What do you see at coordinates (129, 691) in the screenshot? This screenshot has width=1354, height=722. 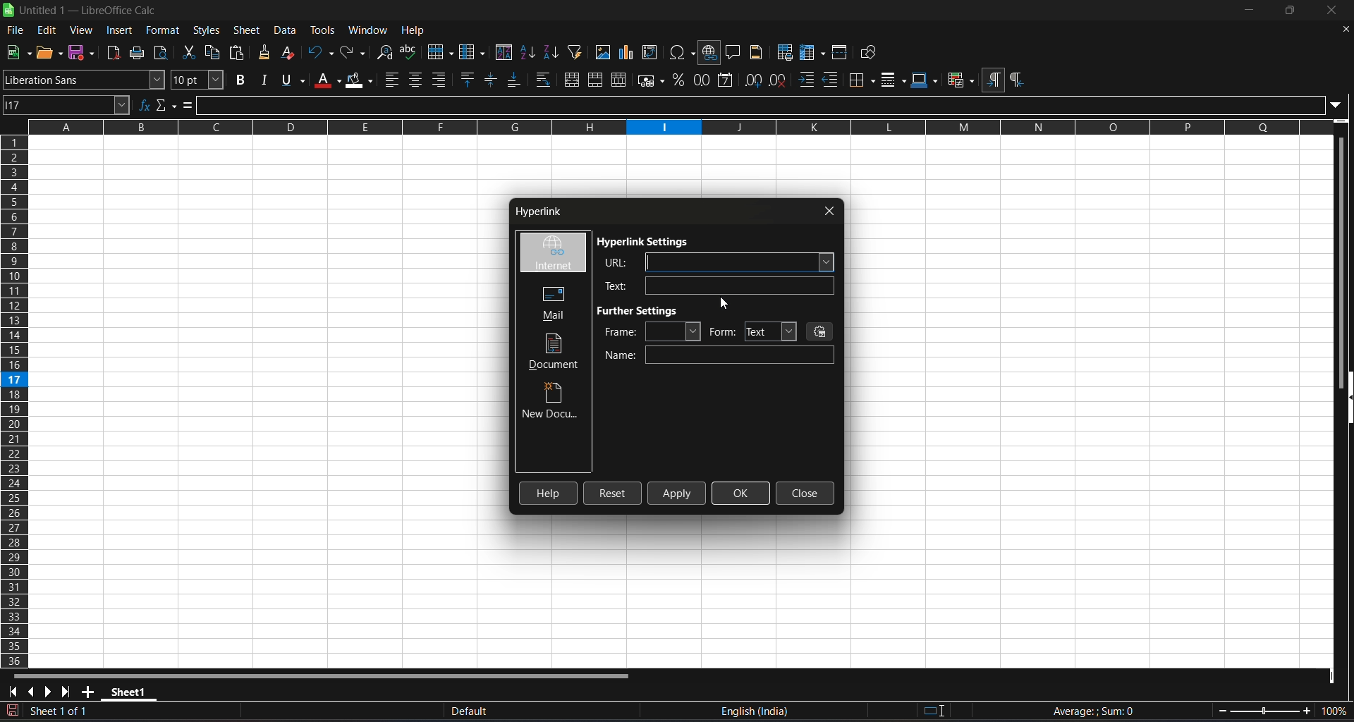 I see `sheet 1` at bounding box center [129, 691].